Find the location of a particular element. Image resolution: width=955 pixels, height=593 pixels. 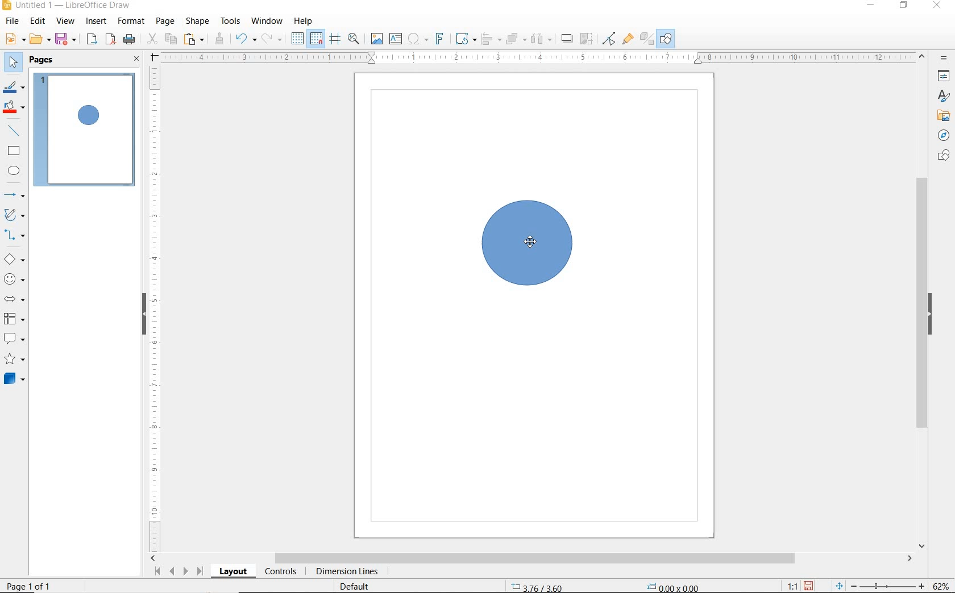

SHADOW is located at coordinates (567, 39).